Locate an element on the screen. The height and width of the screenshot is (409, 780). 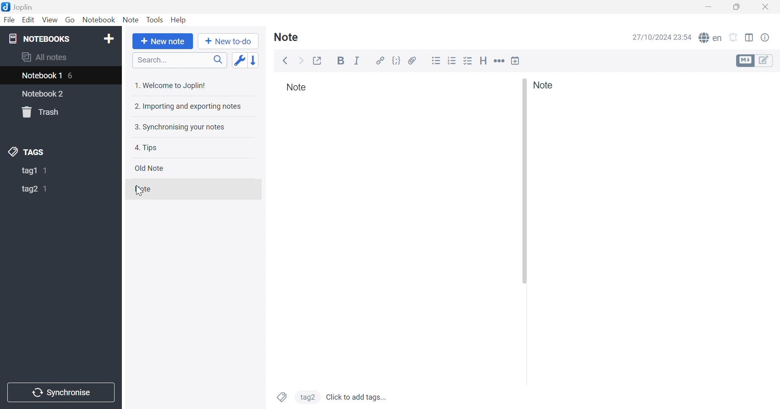
Forward is located at coordinates (301, 61).